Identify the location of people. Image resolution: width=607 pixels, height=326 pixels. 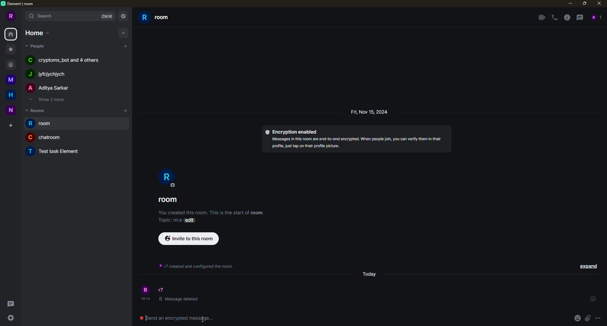
(50, 73).